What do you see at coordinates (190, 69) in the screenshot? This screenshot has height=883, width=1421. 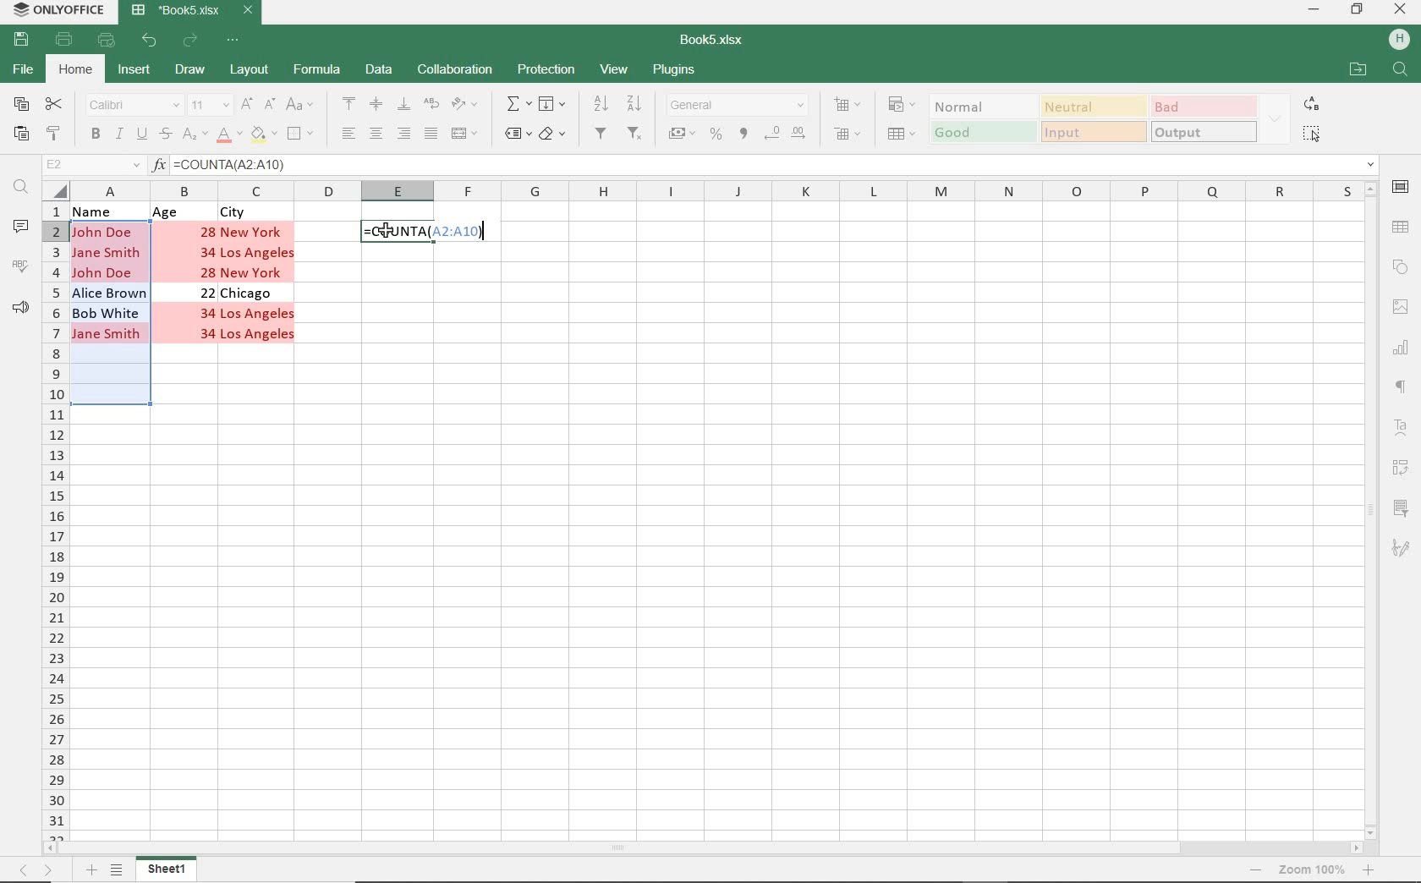 I see `DRAW` at bounding box center [190, 69].